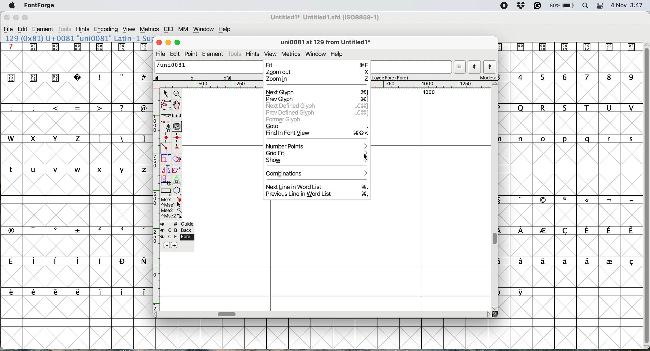 This screenshot has width=650, height=351. I want to click on scale the selection, so click(166, 159).